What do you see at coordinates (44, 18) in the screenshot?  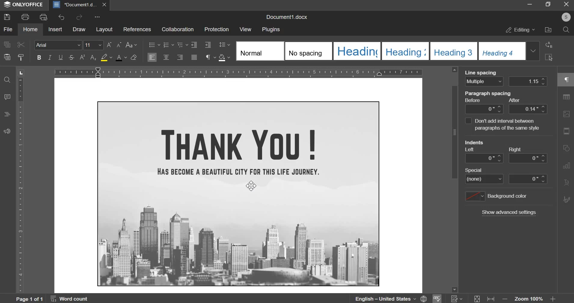 I see `print preview` at bounding box center [44, 18].